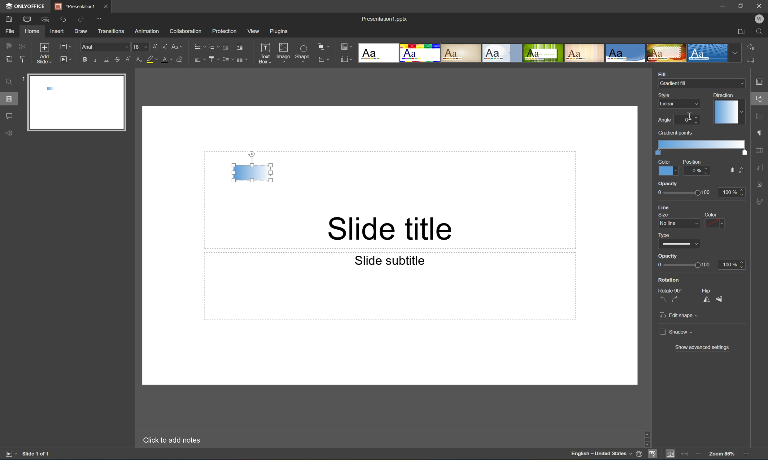  What do you see at coordinates (7, 59) in the screenshot?
I see `Paste` at bounding box center [7, 59].